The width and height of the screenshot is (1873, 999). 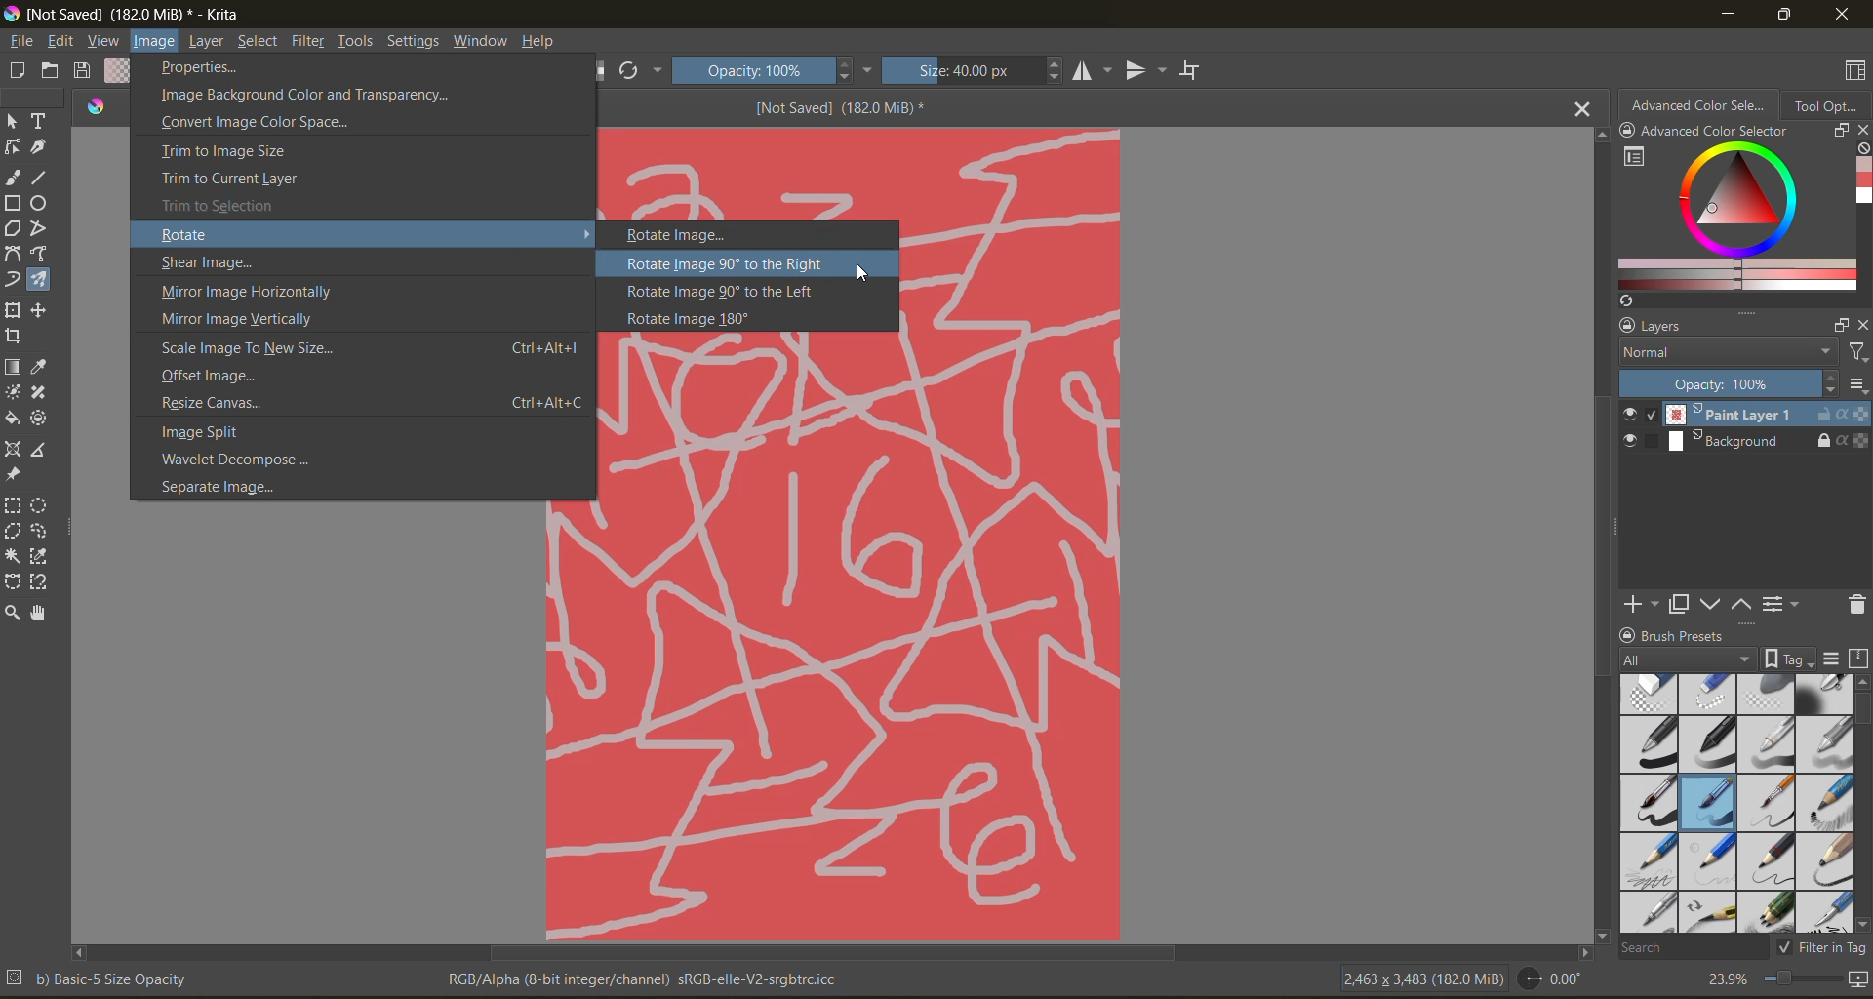 I want to click on filters, so click(x=1855, y=355).